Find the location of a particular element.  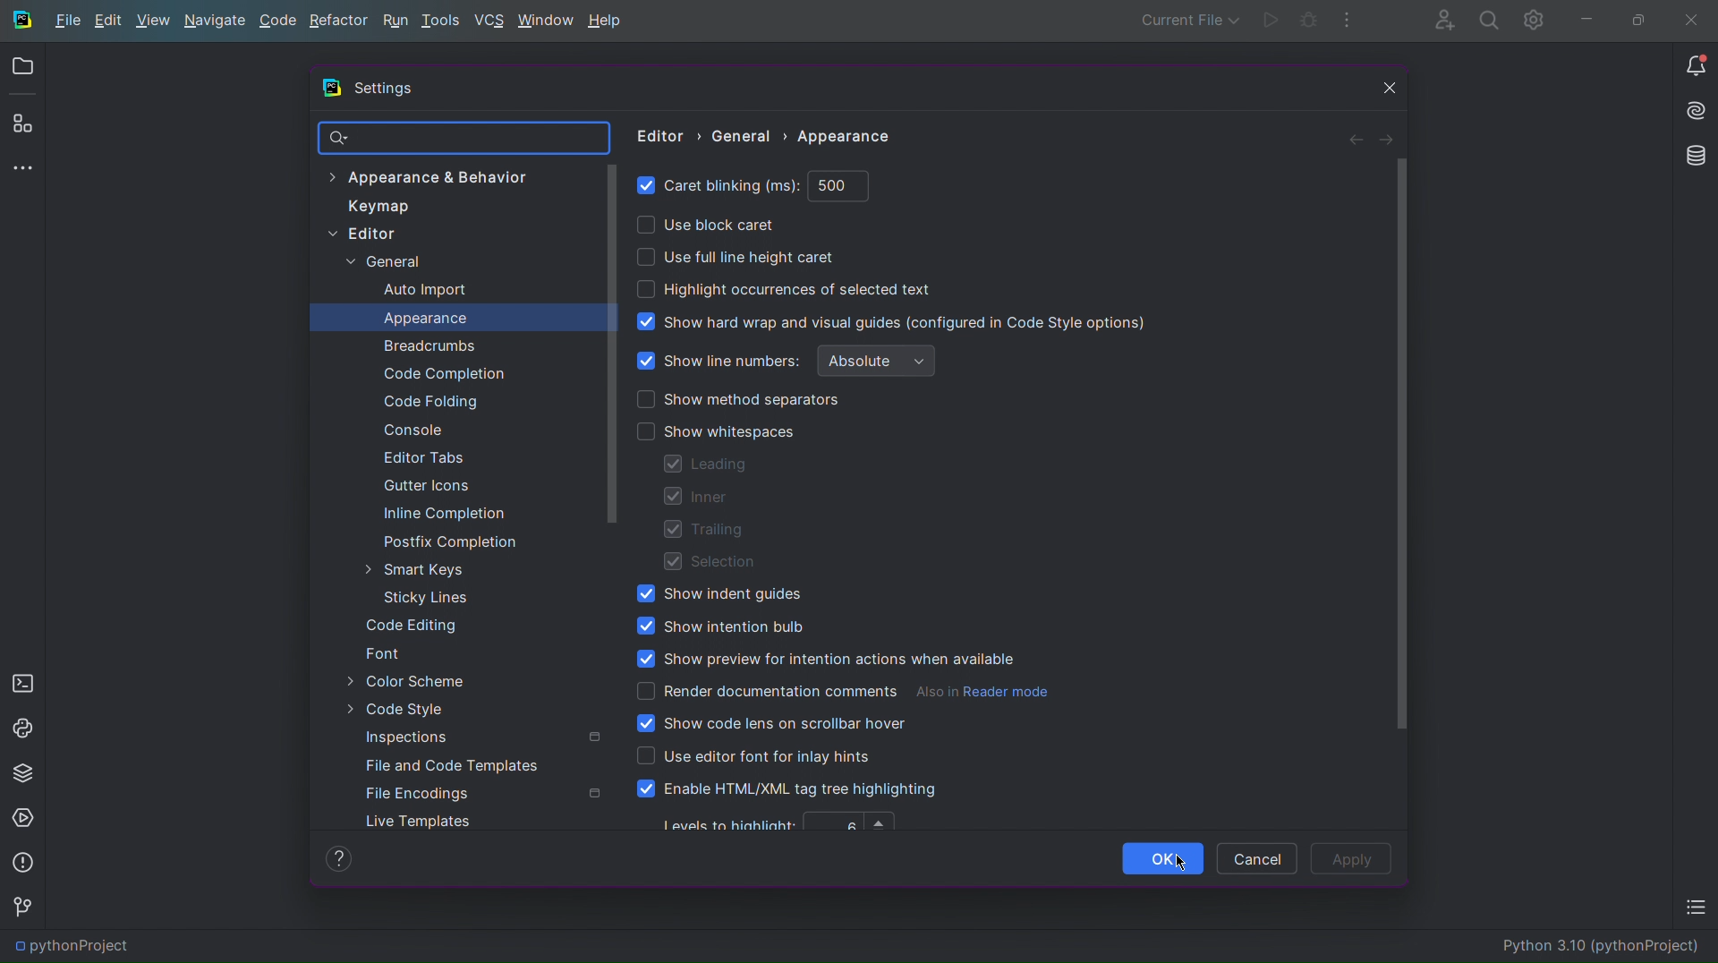

Help is located at coordinates (341, 857).